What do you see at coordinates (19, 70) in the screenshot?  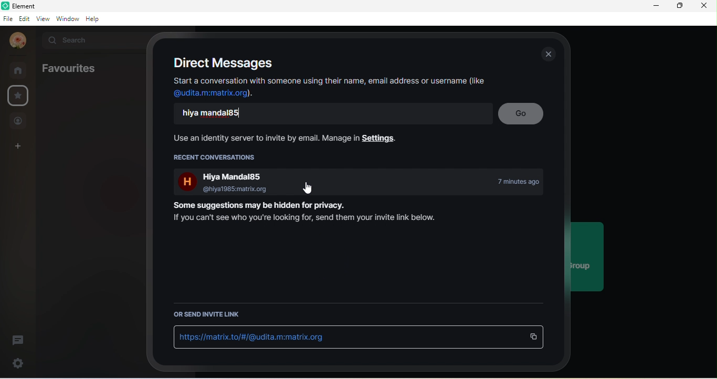 I see `rooms` at bounding box center [19, 70].